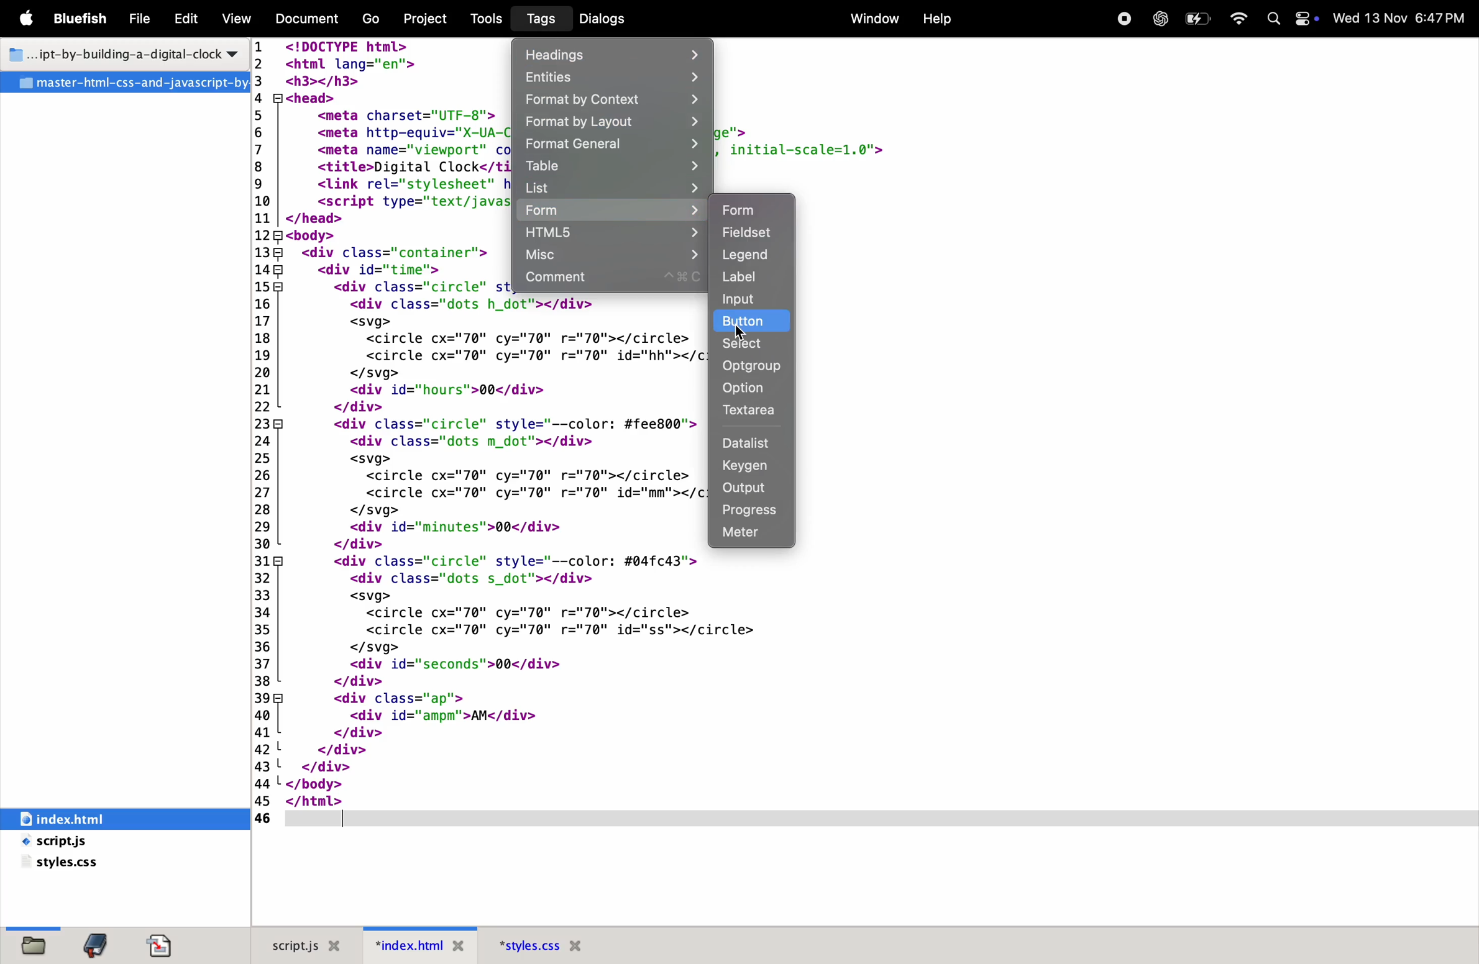 The image size is (1479, 964). I want to click on input, so click(756, 299).